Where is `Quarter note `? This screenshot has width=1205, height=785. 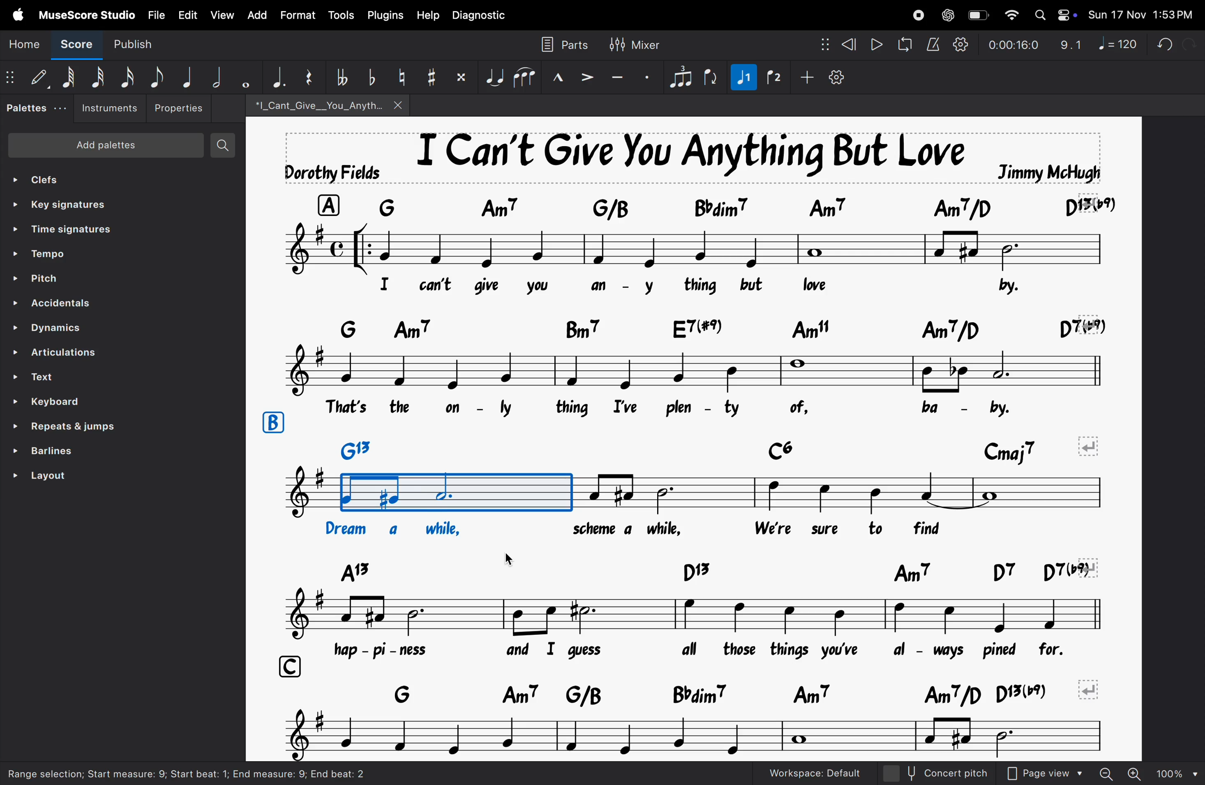
Quarter note  is located at coordinates (186, 76).